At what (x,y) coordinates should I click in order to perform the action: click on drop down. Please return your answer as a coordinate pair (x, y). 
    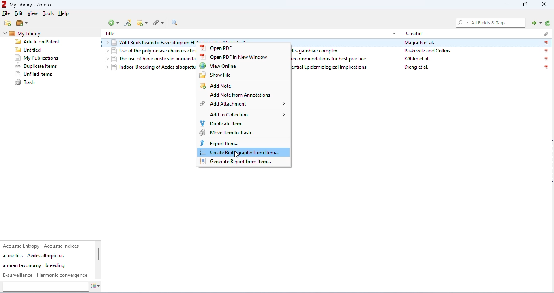
    Looking at the image, I should click on (105, 67).